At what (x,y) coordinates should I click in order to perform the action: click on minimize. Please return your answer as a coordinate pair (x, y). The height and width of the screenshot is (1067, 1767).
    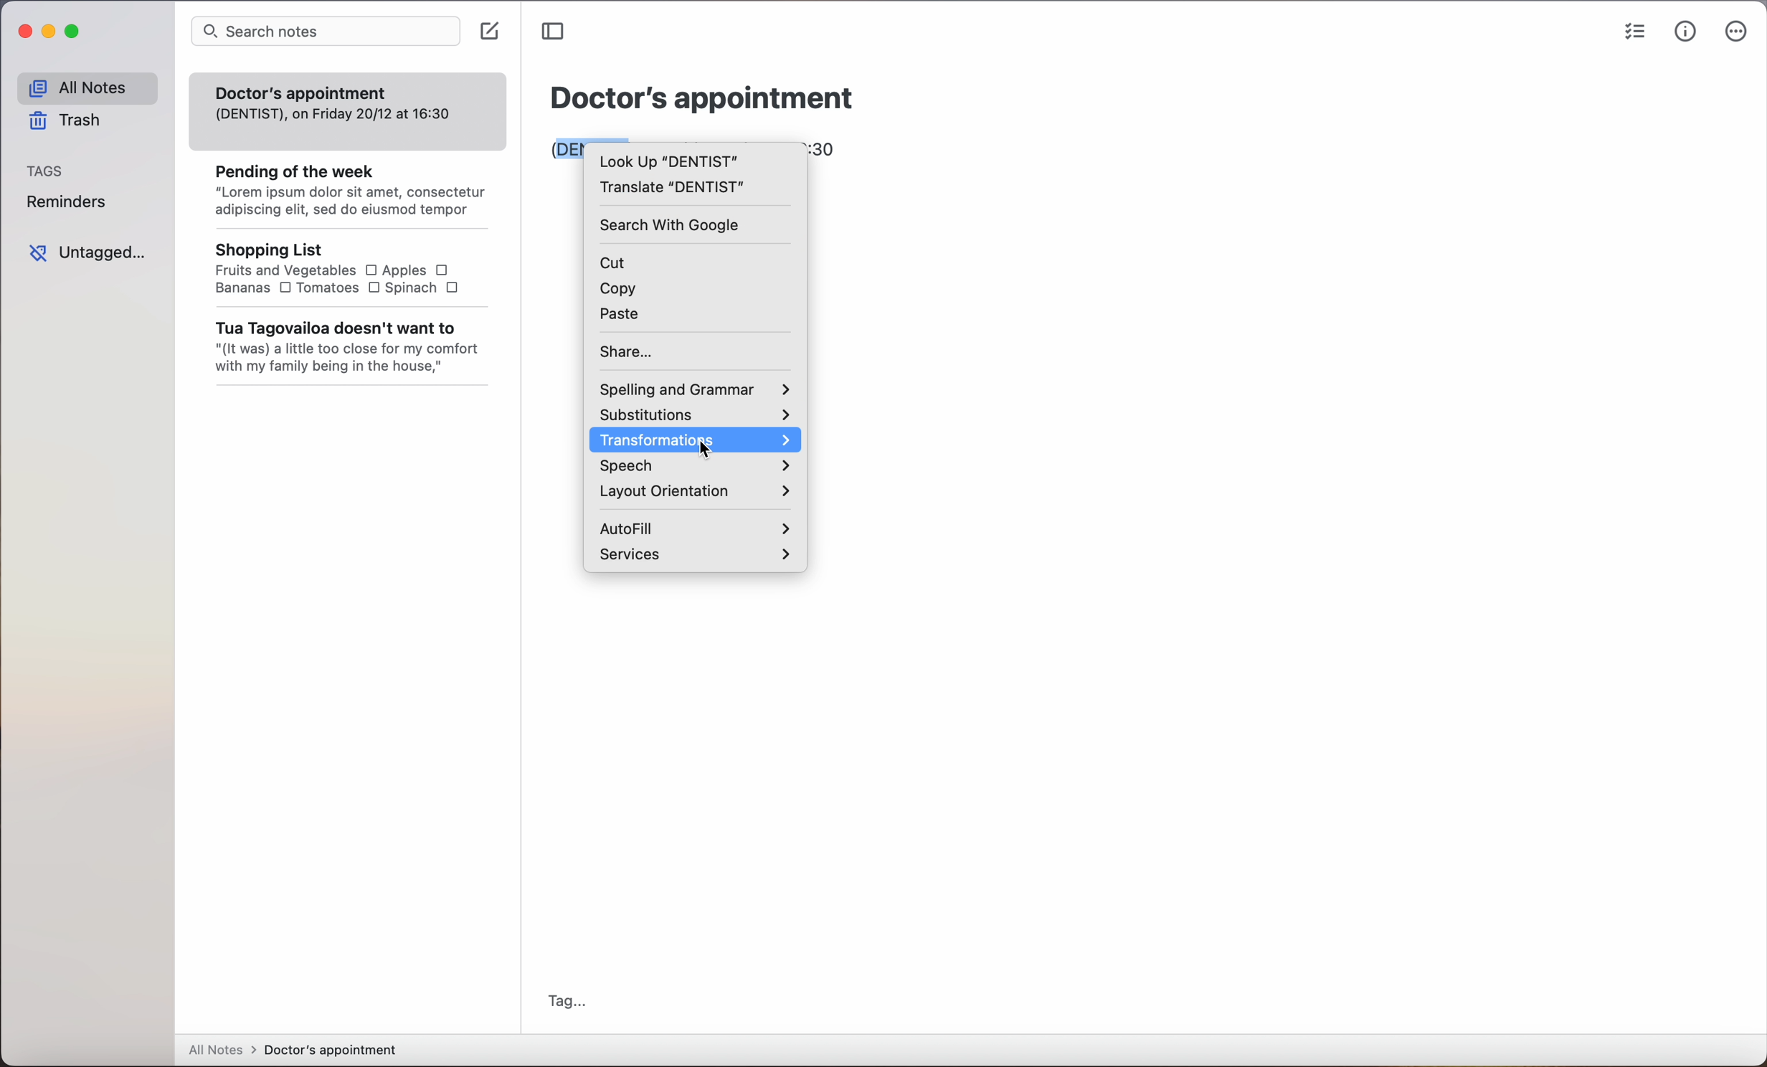
    Looking at the image, I should click on (49, 32).